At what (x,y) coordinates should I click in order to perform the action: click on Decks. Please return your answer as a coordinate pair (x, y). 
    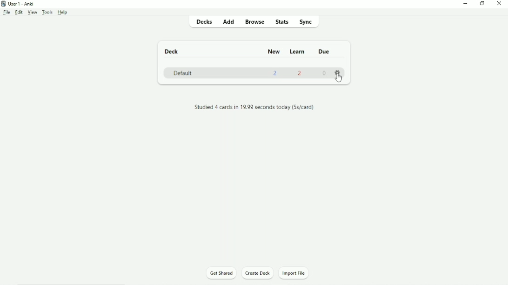
    Looking at the image, I should click on (201, 21).